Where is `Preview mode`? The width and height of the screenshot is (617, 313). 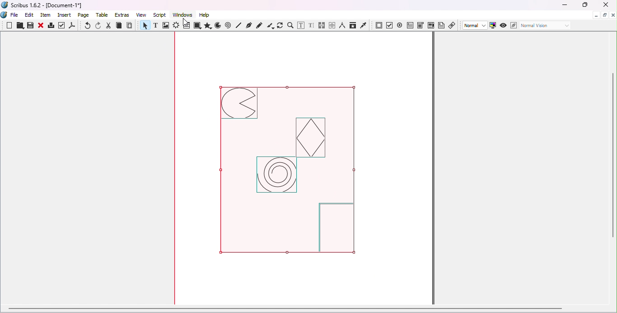
Preview mode is located at coordinates (504, 26).